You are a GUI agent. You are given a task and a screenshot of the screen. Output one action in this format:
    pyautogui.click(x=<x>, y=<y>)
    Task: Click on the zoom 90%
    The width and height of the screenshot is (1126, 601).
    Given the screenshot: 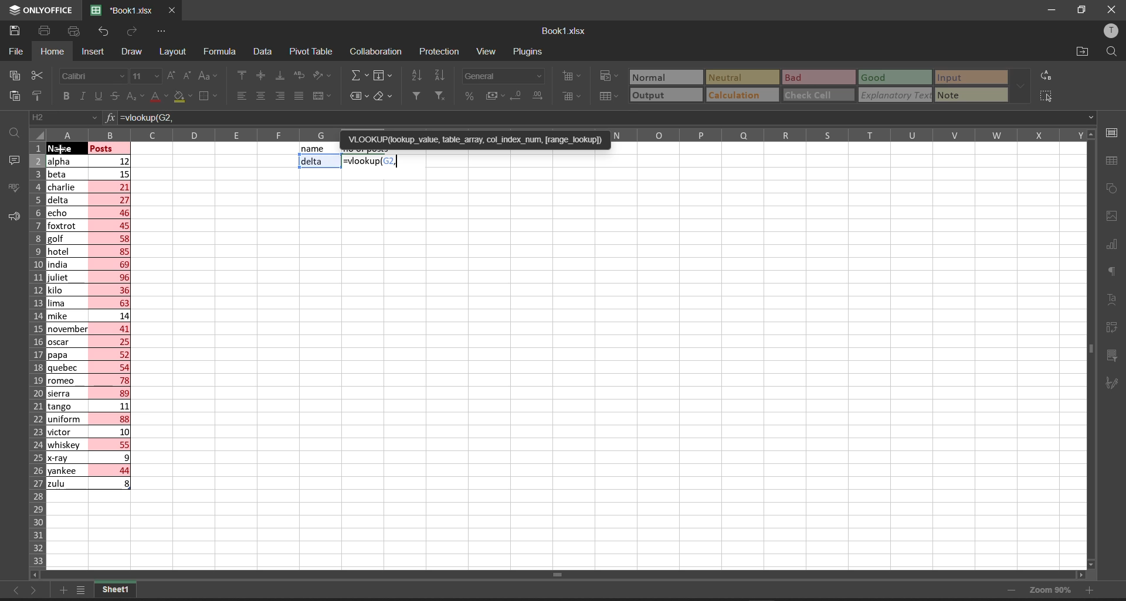 What is the action you would take?
    pyautogui.click(x=1049, y=590)
    